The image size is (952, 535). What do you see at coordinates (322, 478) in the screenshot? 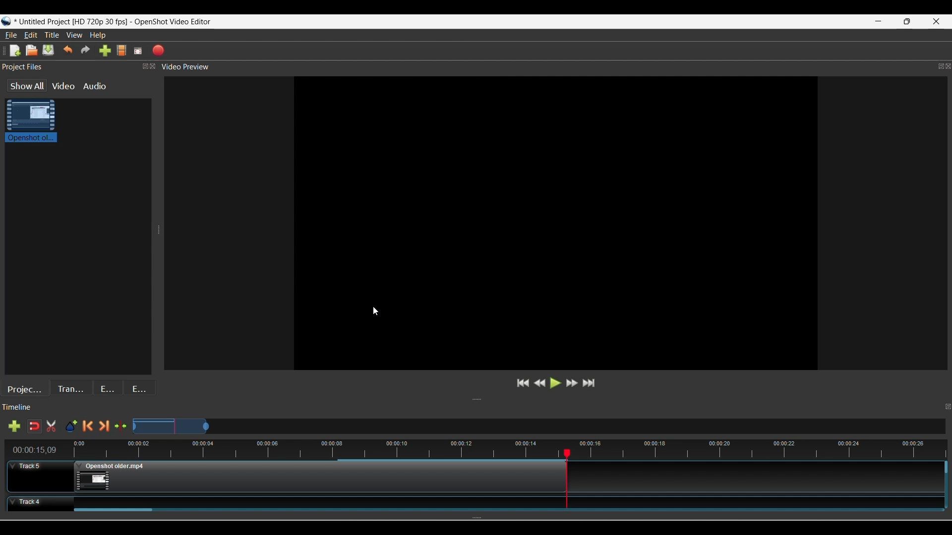
I see `Clip at Track Panel` at bounding box center [322, 478].